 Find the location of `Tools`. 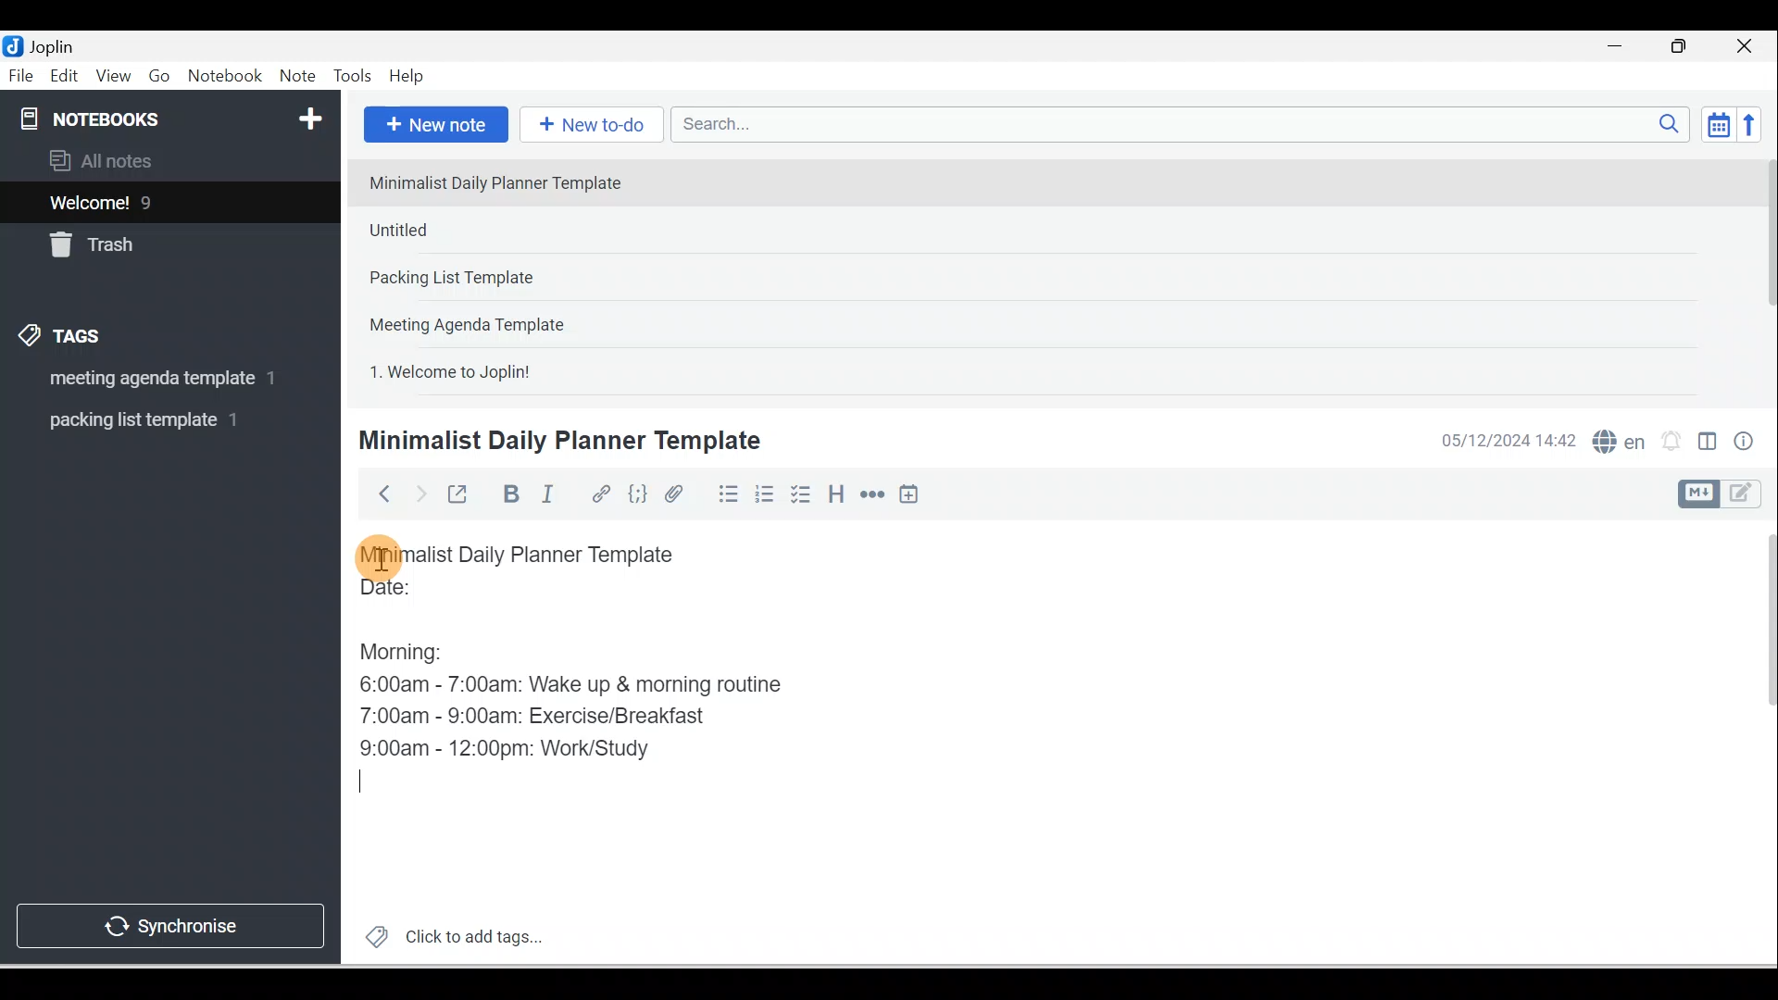

Tools is located at coordinates (352, 76).